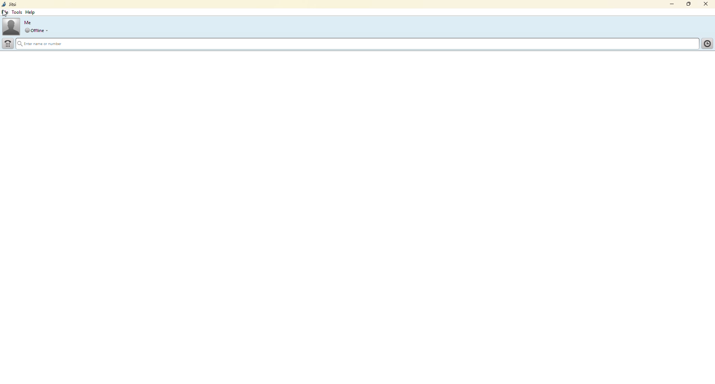  Describe the element at coordinates (688, 4) in the screenshot. I see `maximize` at that location.